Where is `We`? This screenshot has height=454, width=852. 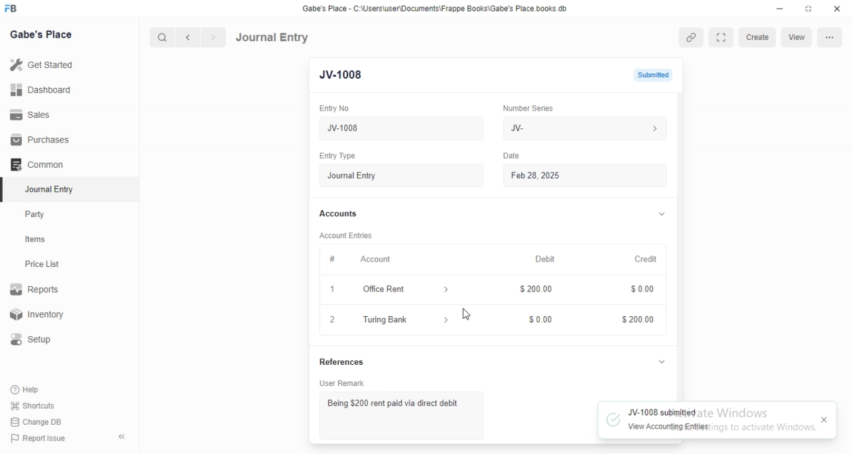 We is located at coordinates (542, 127).